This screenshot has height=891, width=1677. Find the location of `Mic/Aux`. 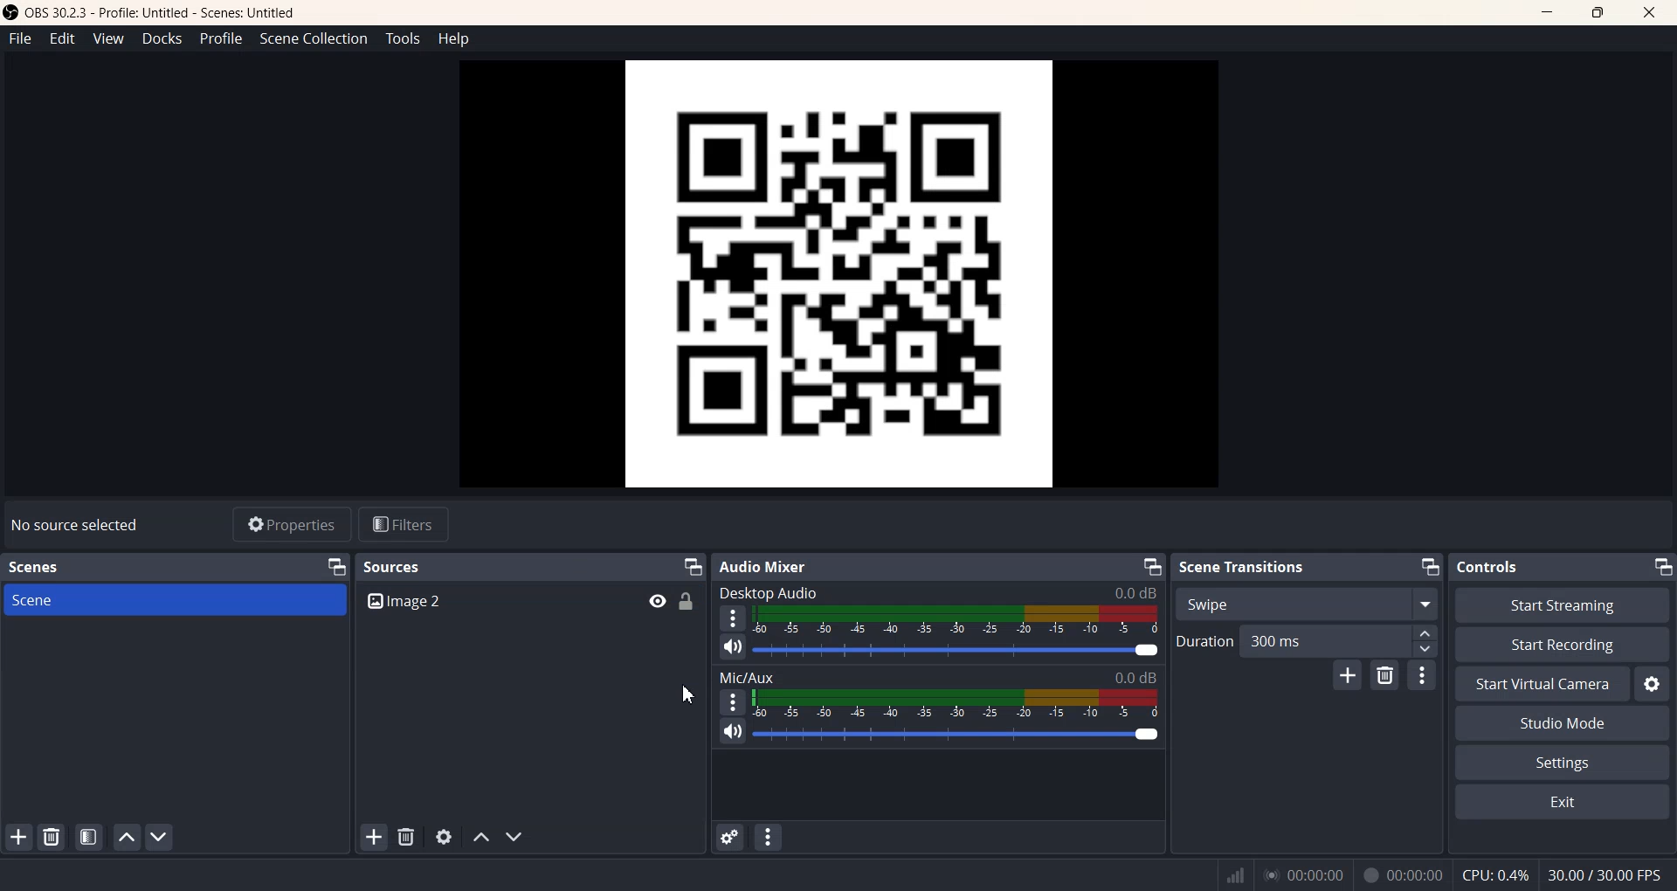

Mic/Aux is located at coordinates (935, 676).